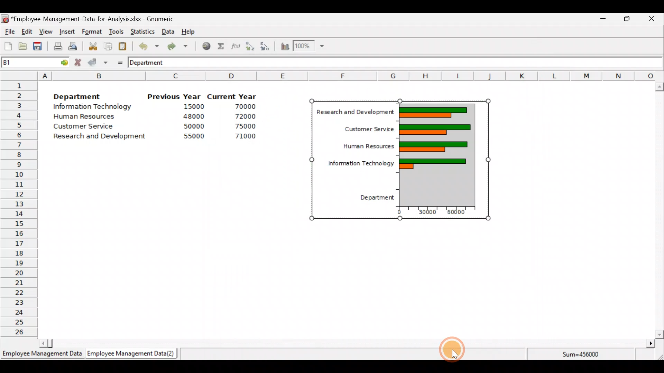  What do you see at coordinates (151, 62) in the screenshot?
I see `Department` at bounding box center [151, 62].